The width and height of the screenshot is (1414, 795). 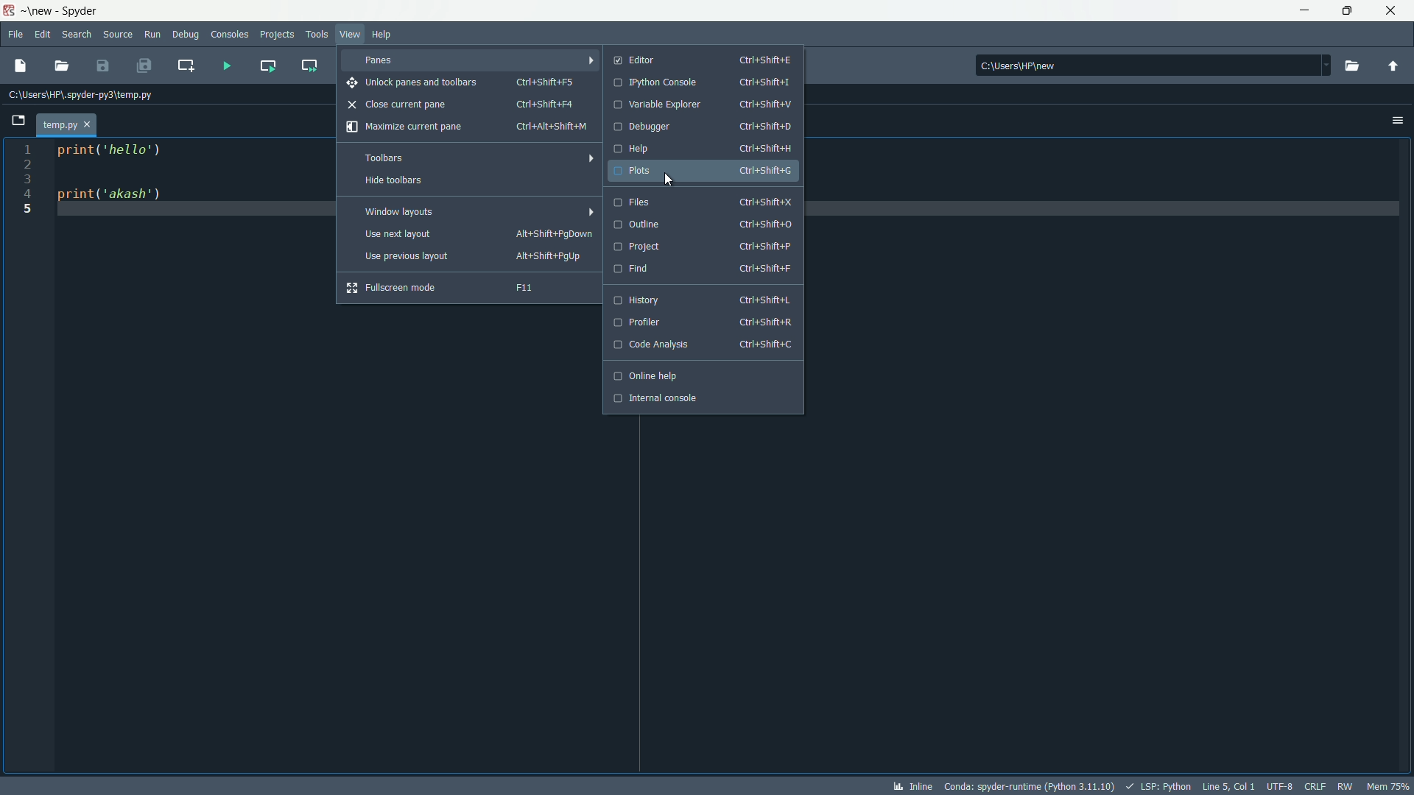 What do you see at coordinates (700, 105) in the screenshot?
I see `variable explorer` at bounding box center [700, 105].